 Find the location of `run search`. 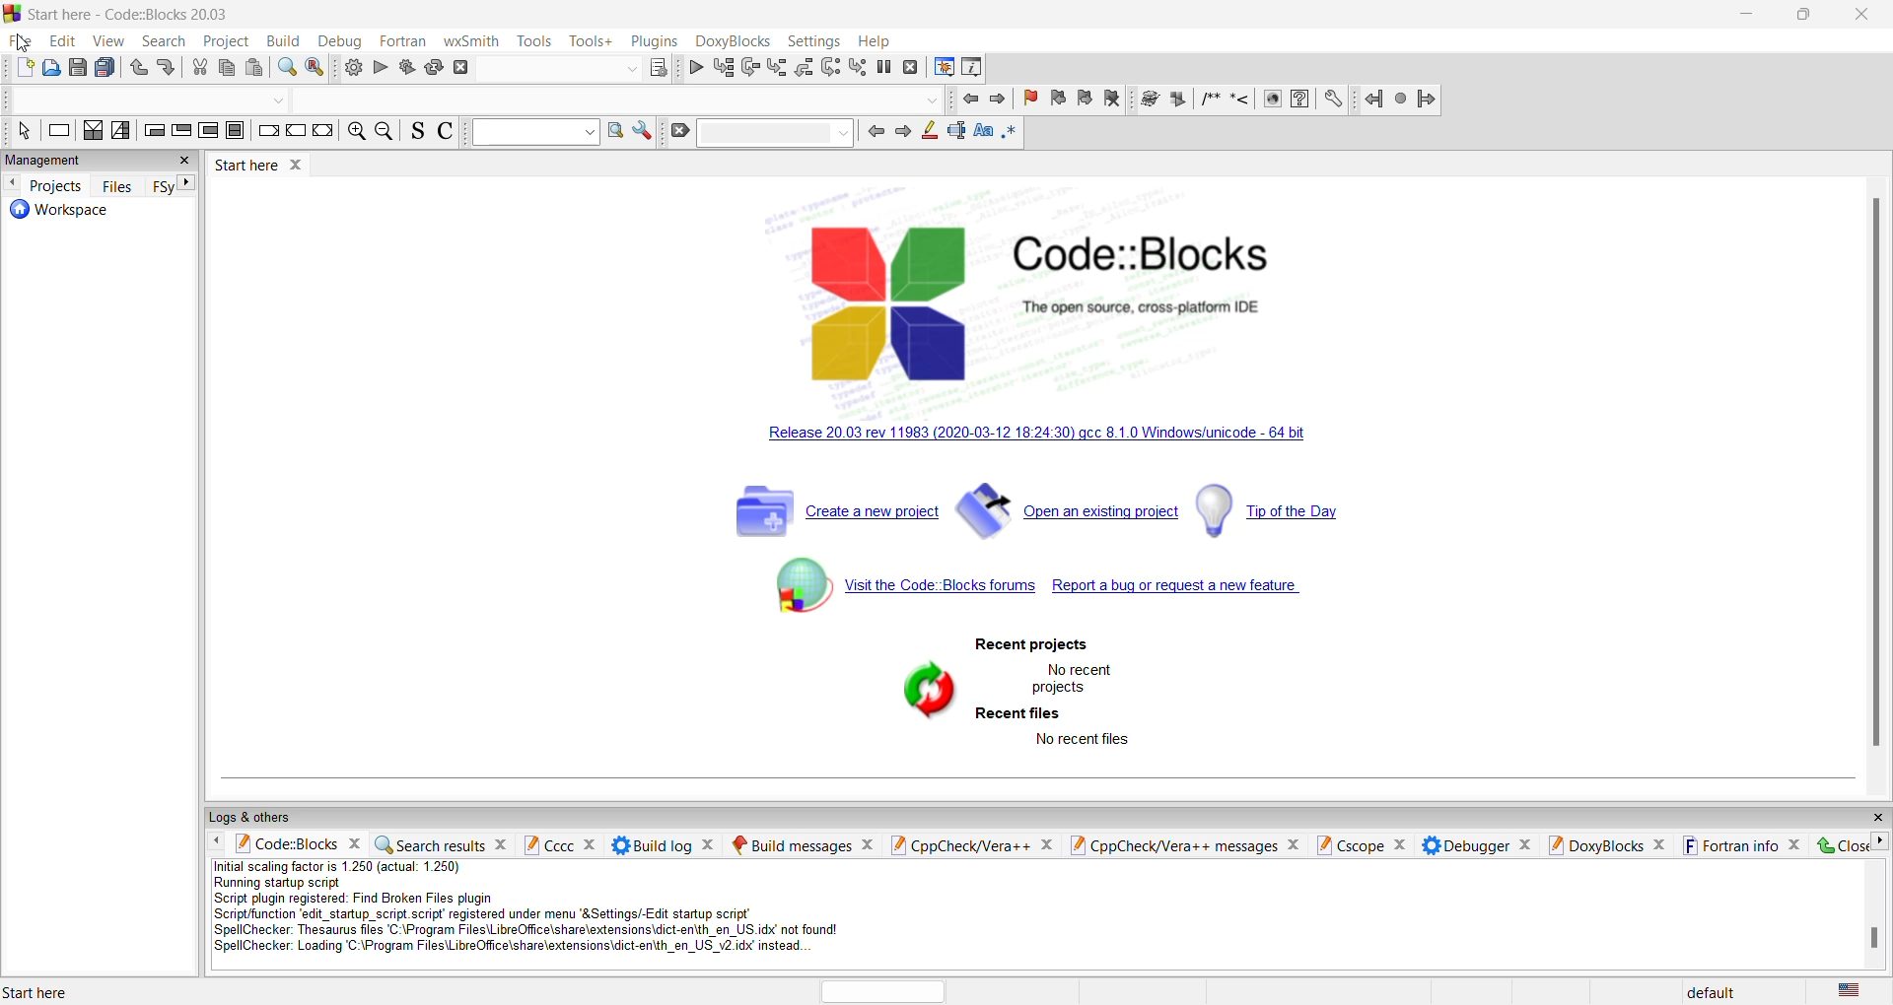

run search is located at coordinates (616, 129).